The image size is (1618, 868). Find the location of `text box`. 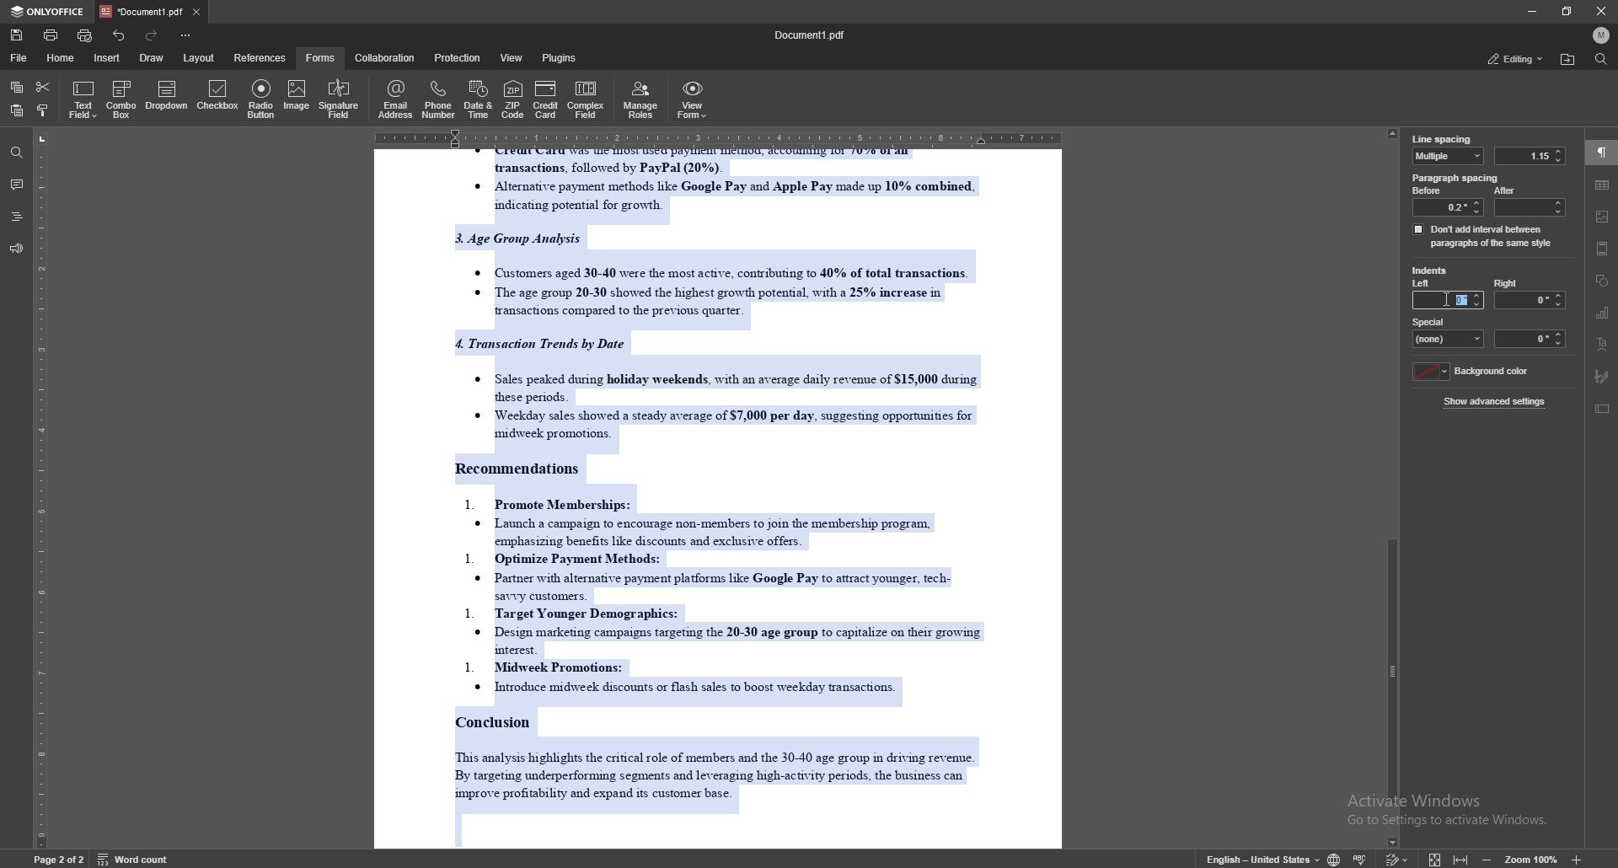

text box is located at coordinates (1604, 409).